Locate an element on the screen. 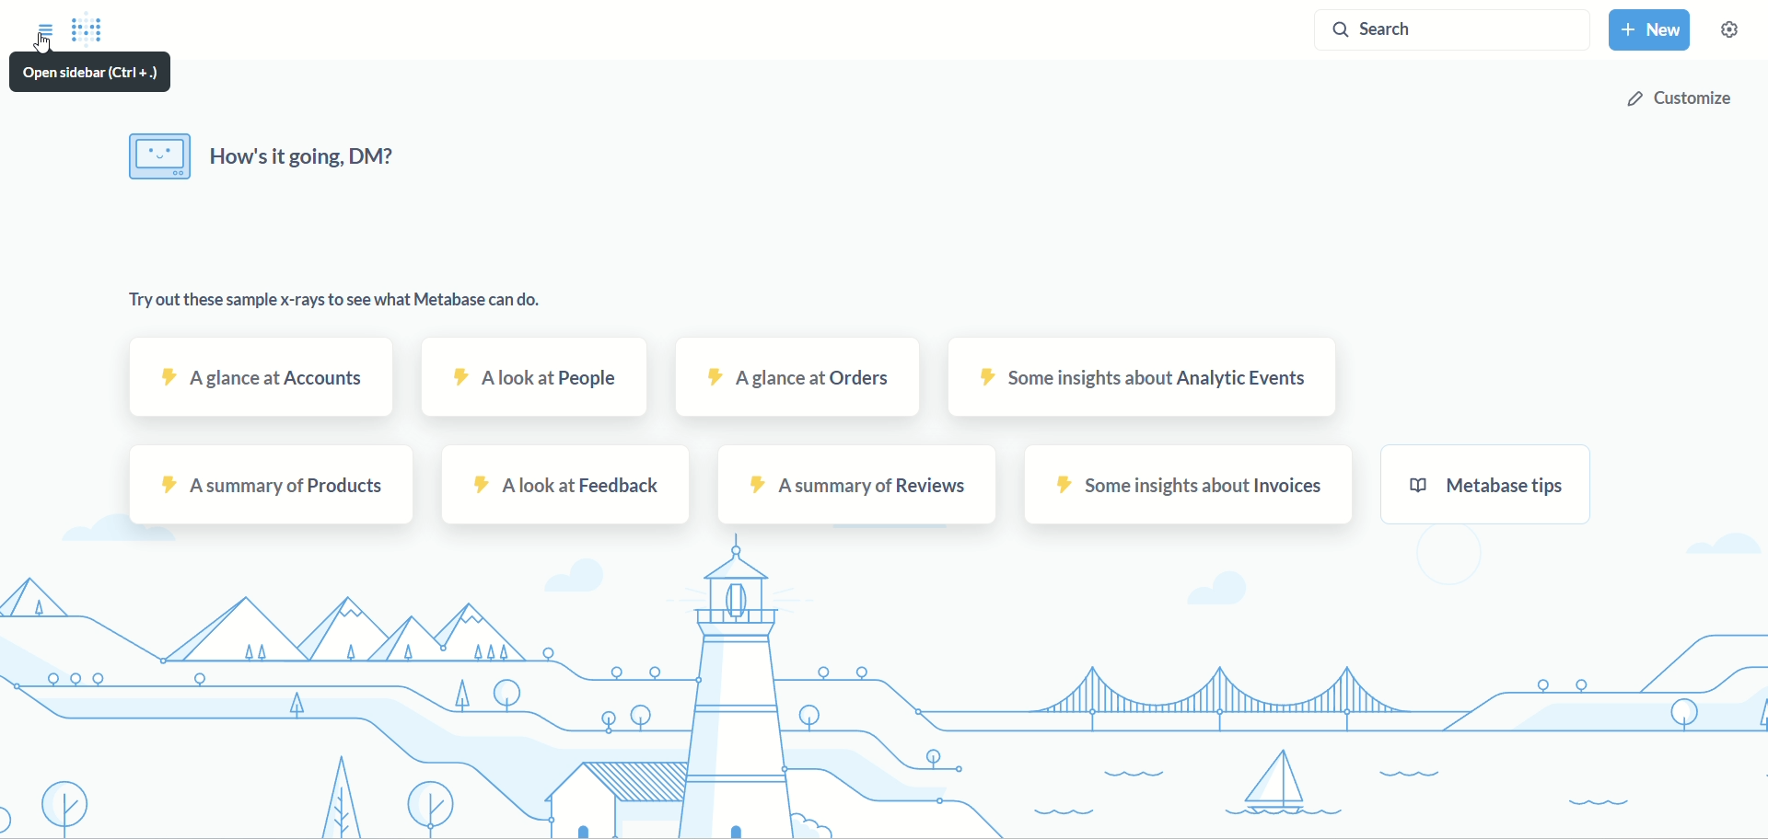  A summary of products is located at coordinates (273, 486).